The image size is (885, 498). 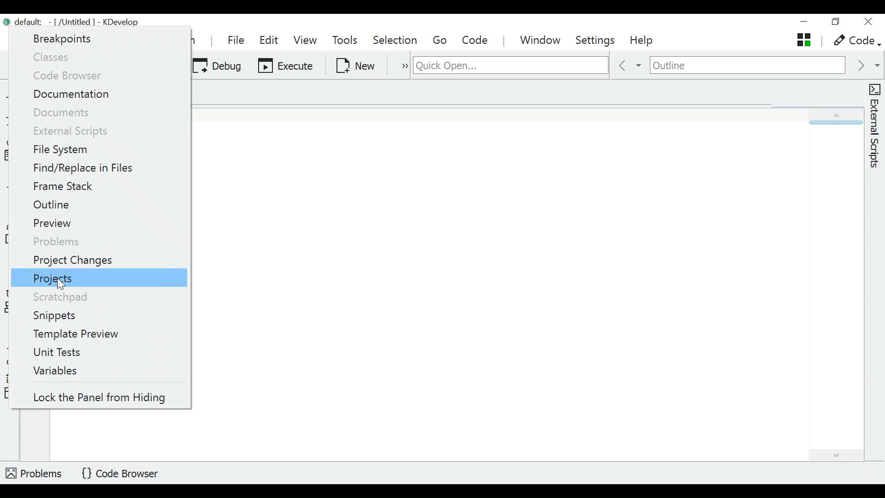 What do you see at coordinates (84, 335) in the screenshot?
I see `Template Preview` at bounding box center [84, 335].